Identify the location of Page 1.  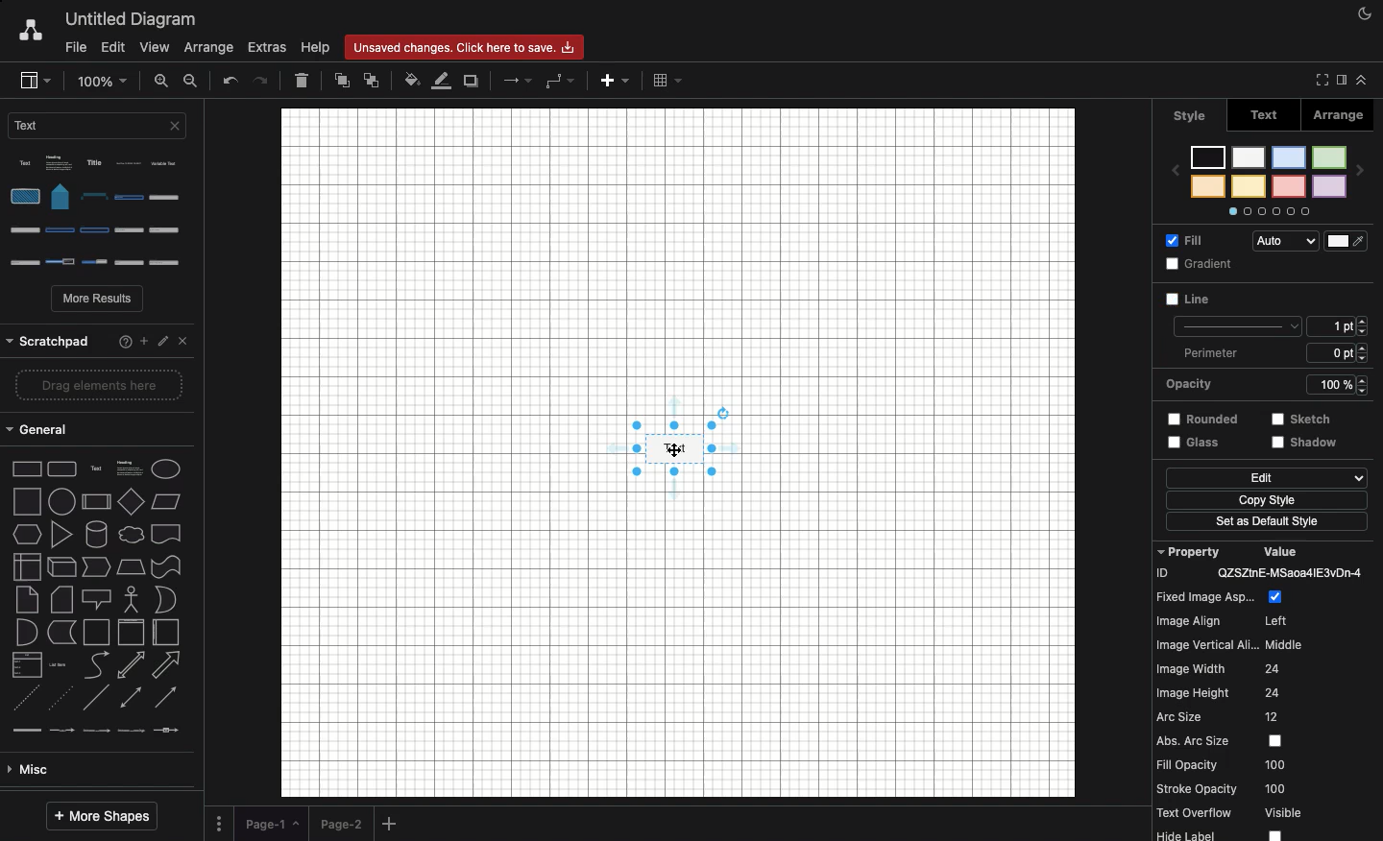
(271, 821).